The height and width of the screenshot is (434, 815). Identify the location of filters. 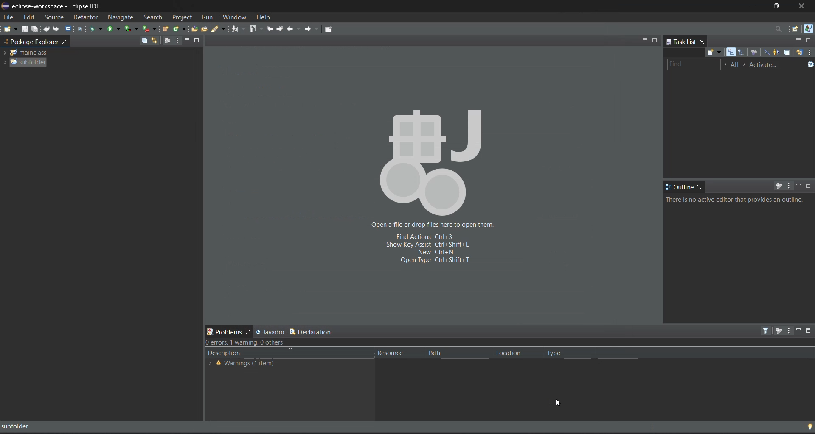
(767, 331).